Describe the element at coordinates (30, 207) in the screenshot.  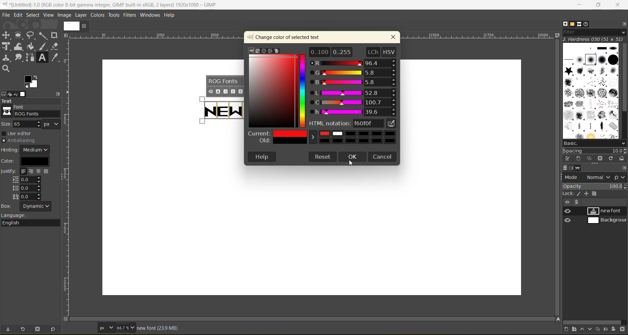
I see `box` at that location.